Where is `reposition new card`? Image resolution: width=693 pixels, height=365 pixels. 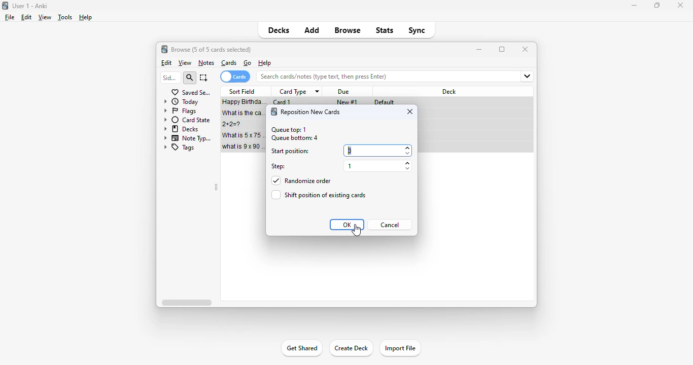
reposition new card is located at coordinates (311, 112).